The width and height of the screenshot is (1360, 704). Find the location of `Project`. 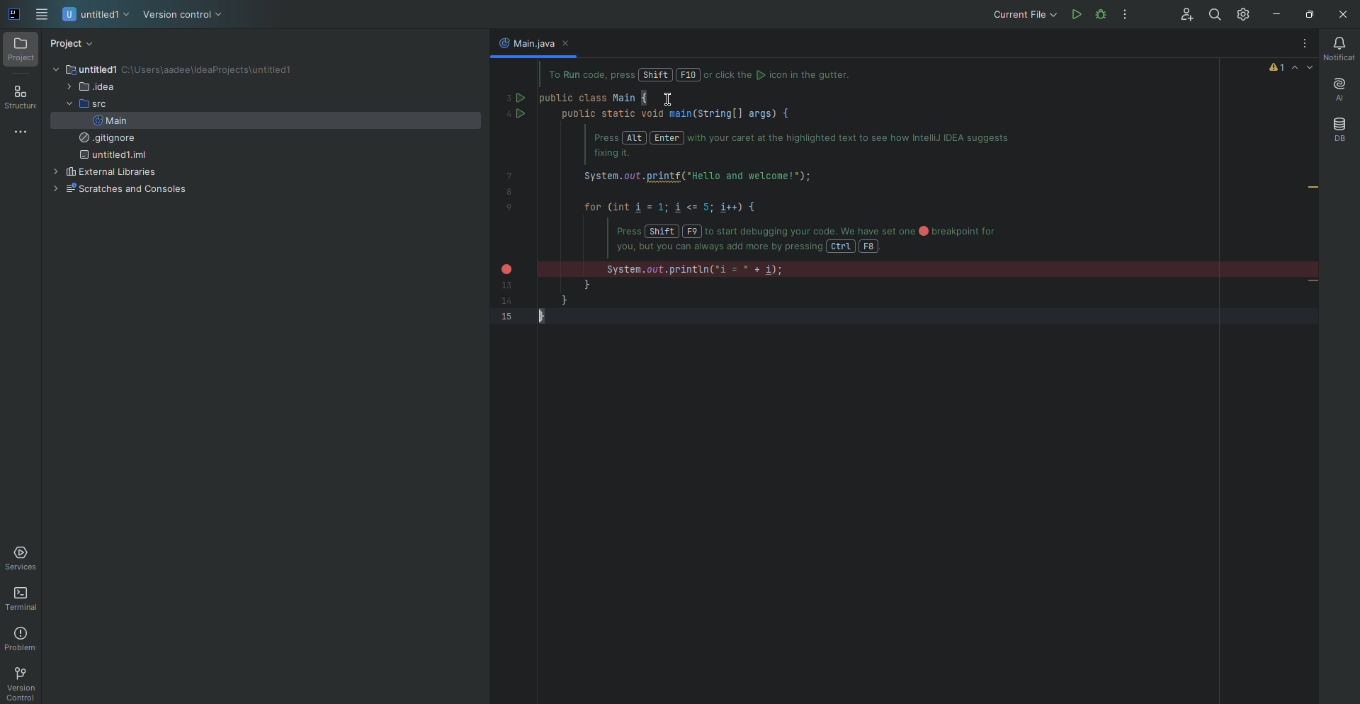

Project is located at coordinates (21, 50).